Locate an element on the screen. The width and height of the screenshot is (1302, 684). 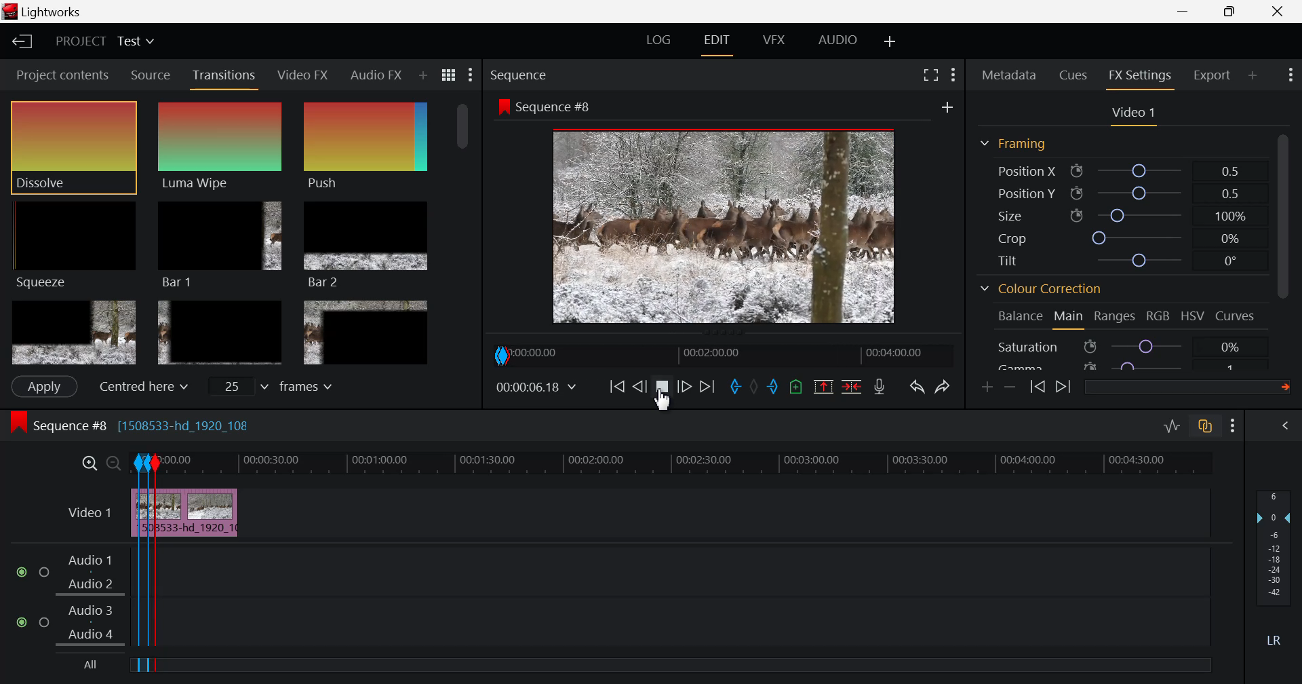
Transitions Tab Open is located at coordinates (227, 76).